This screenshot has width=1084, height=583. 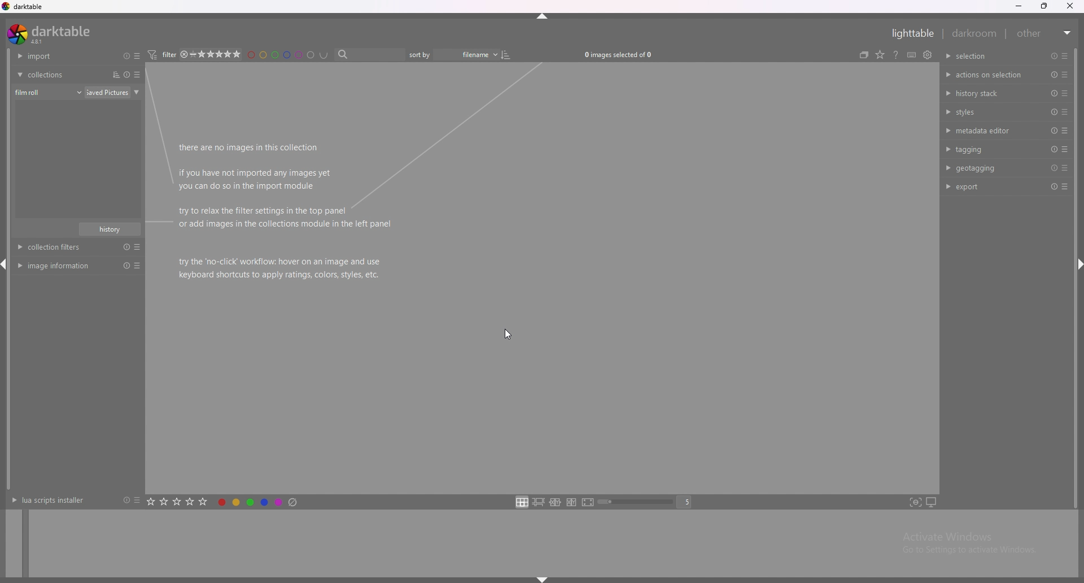 I want to click on presets, so click(x=1065, y=93).